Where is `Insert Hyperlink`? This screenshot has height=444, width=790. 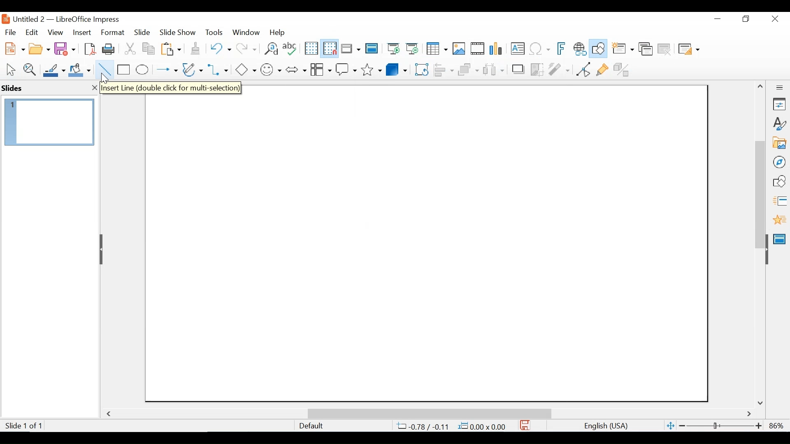 Insert Hyperlink is located at coordinates (579, 49).